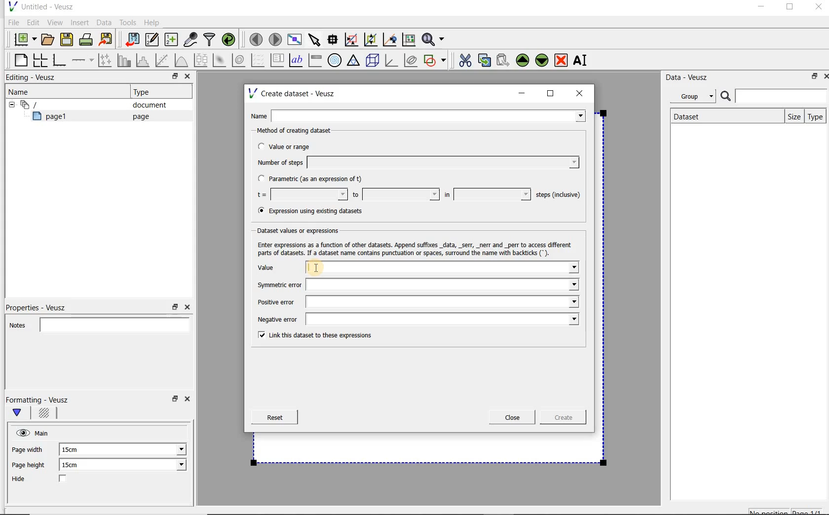  What do you see at coordinates (690, 77) in the screenshot?
I see `Data - Veusz` at bounding box center [690, 77].